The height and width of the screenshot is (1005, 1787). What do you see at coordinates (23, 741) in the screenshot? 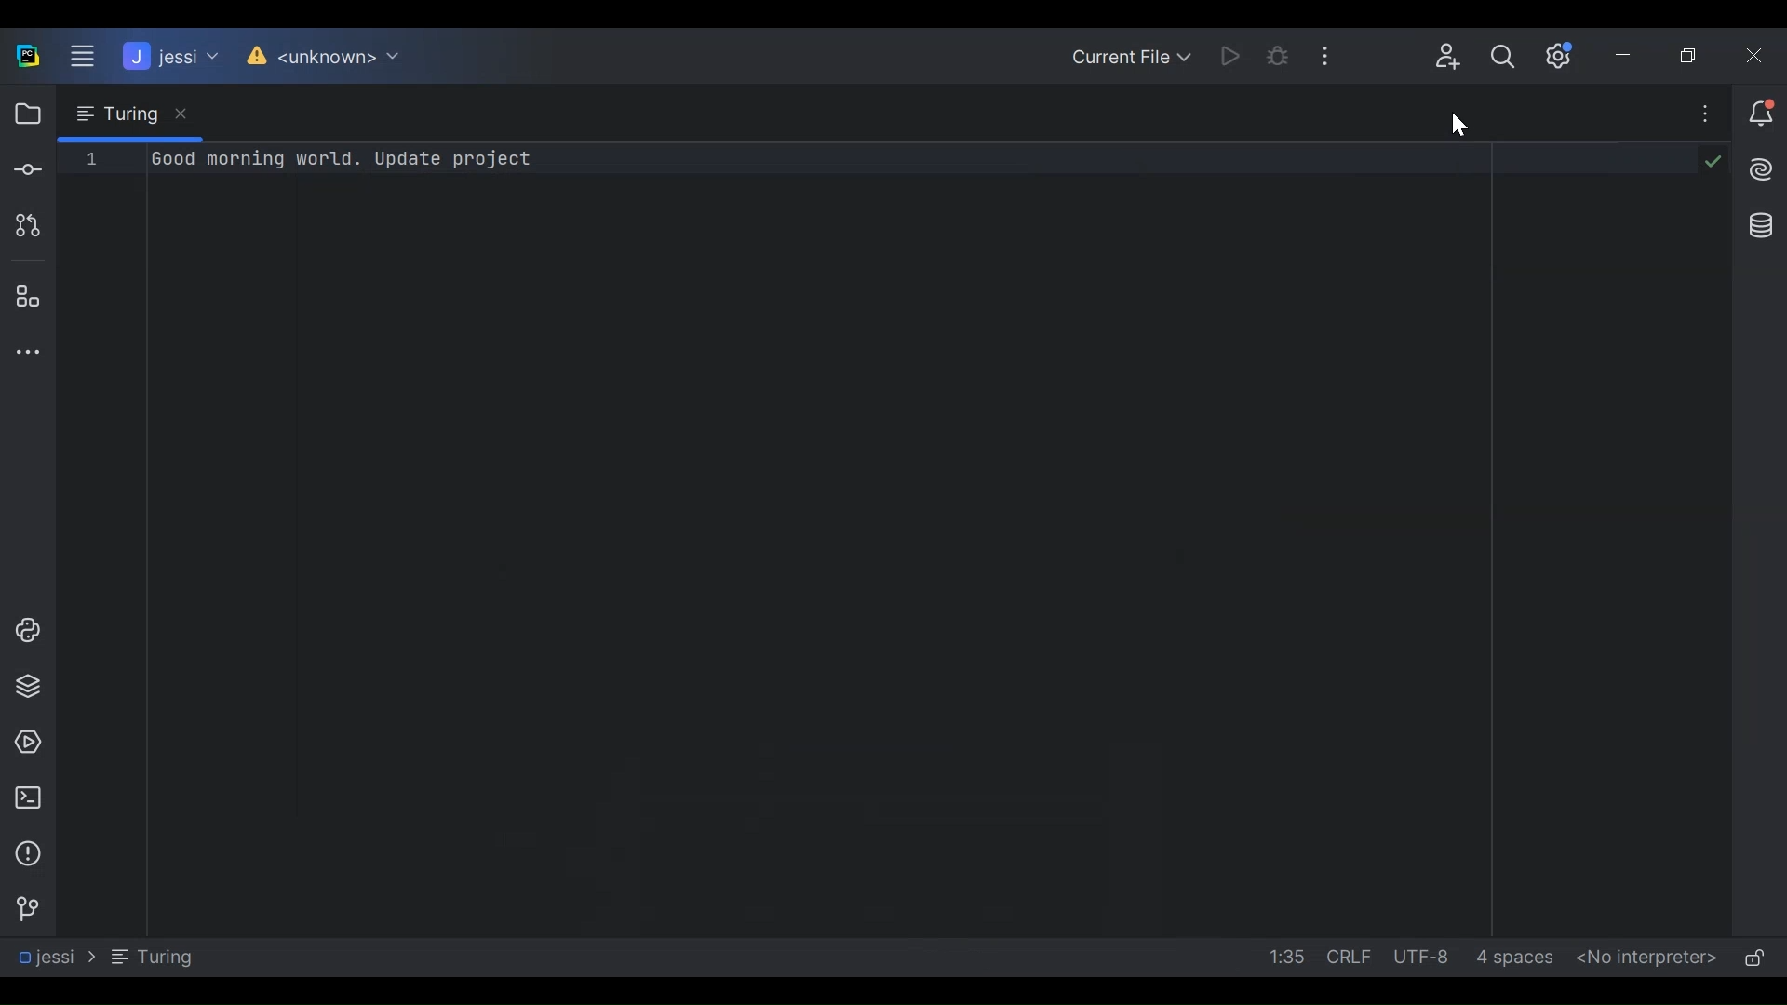
I see `Services` at bounding box center [23, 741].